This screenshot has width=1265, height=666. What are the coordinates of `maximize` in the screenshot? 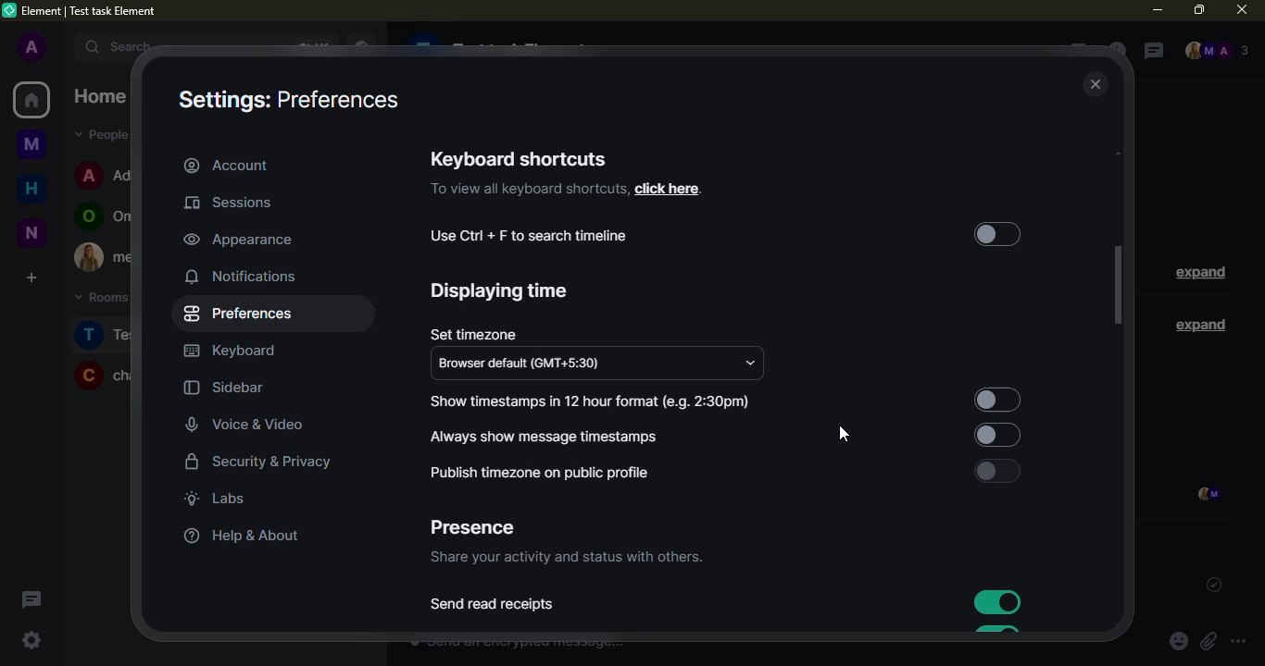 It's located at (1198, 8).